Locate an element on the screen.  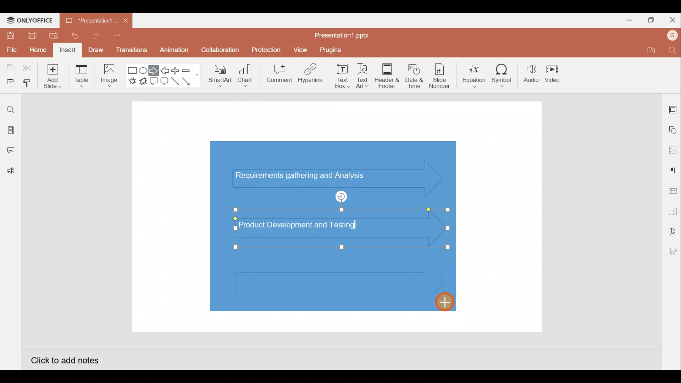
Insert is located at coordinates (68, 50).